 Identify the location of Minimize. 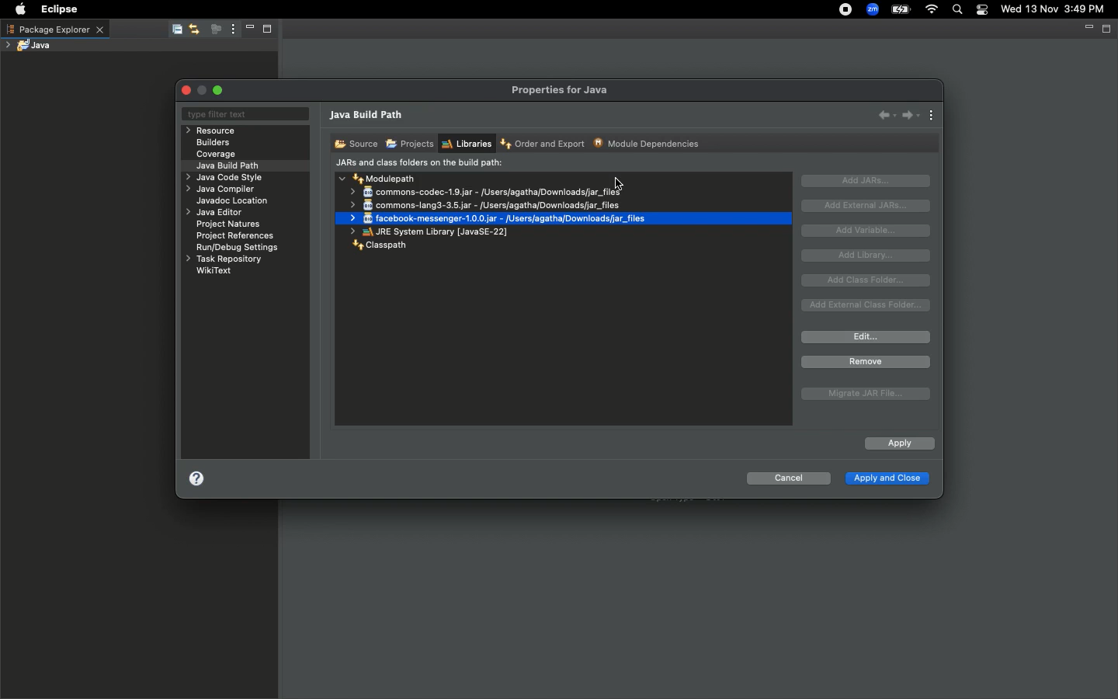
(248, 30).